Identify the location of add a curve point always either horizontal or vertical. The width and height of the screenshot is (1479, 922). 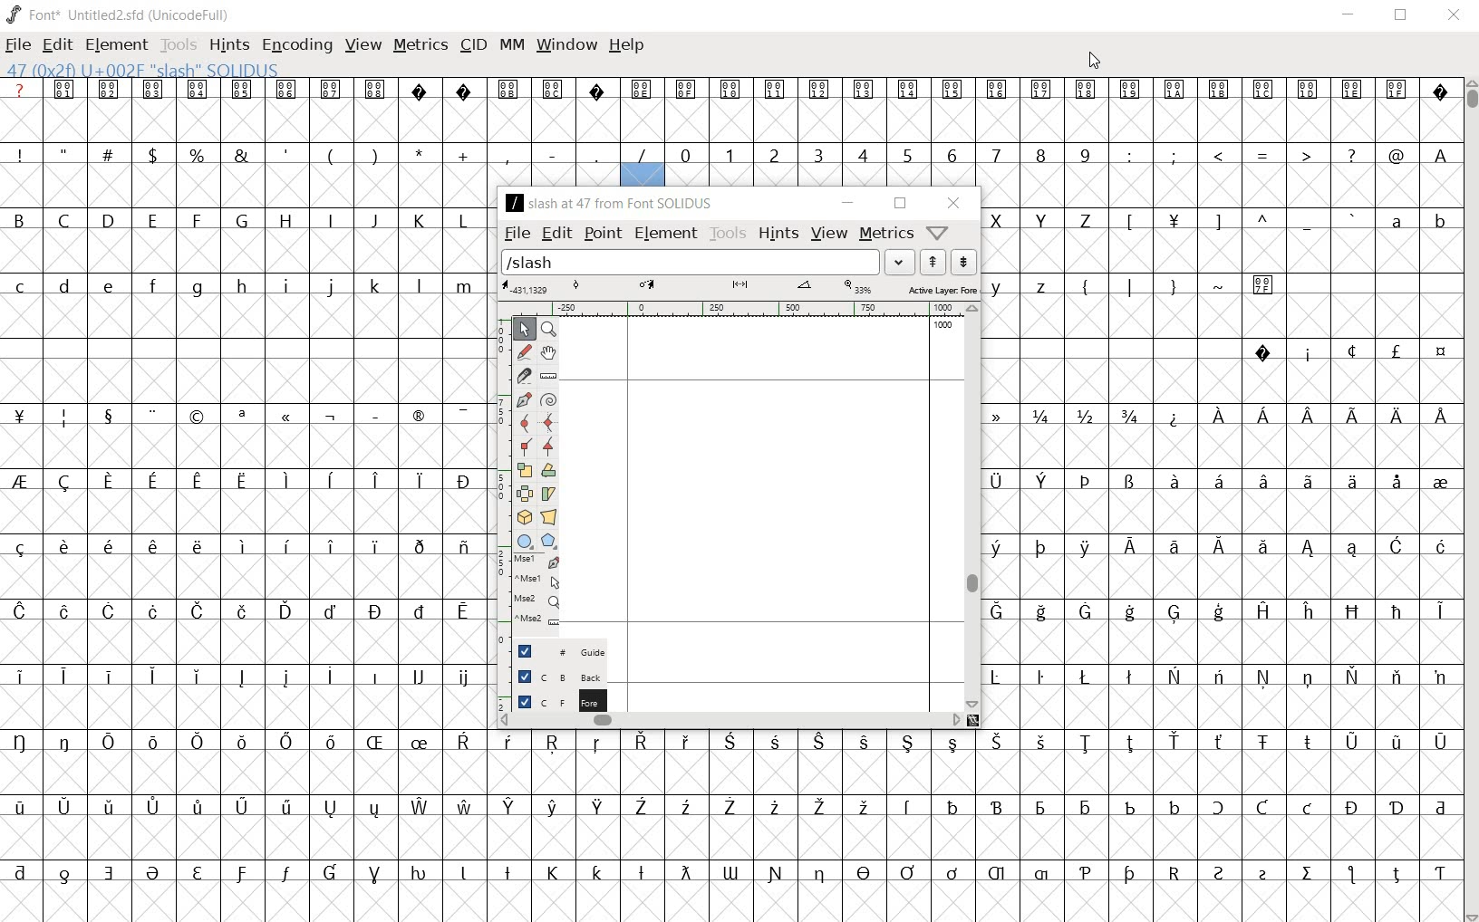
(546, 424).